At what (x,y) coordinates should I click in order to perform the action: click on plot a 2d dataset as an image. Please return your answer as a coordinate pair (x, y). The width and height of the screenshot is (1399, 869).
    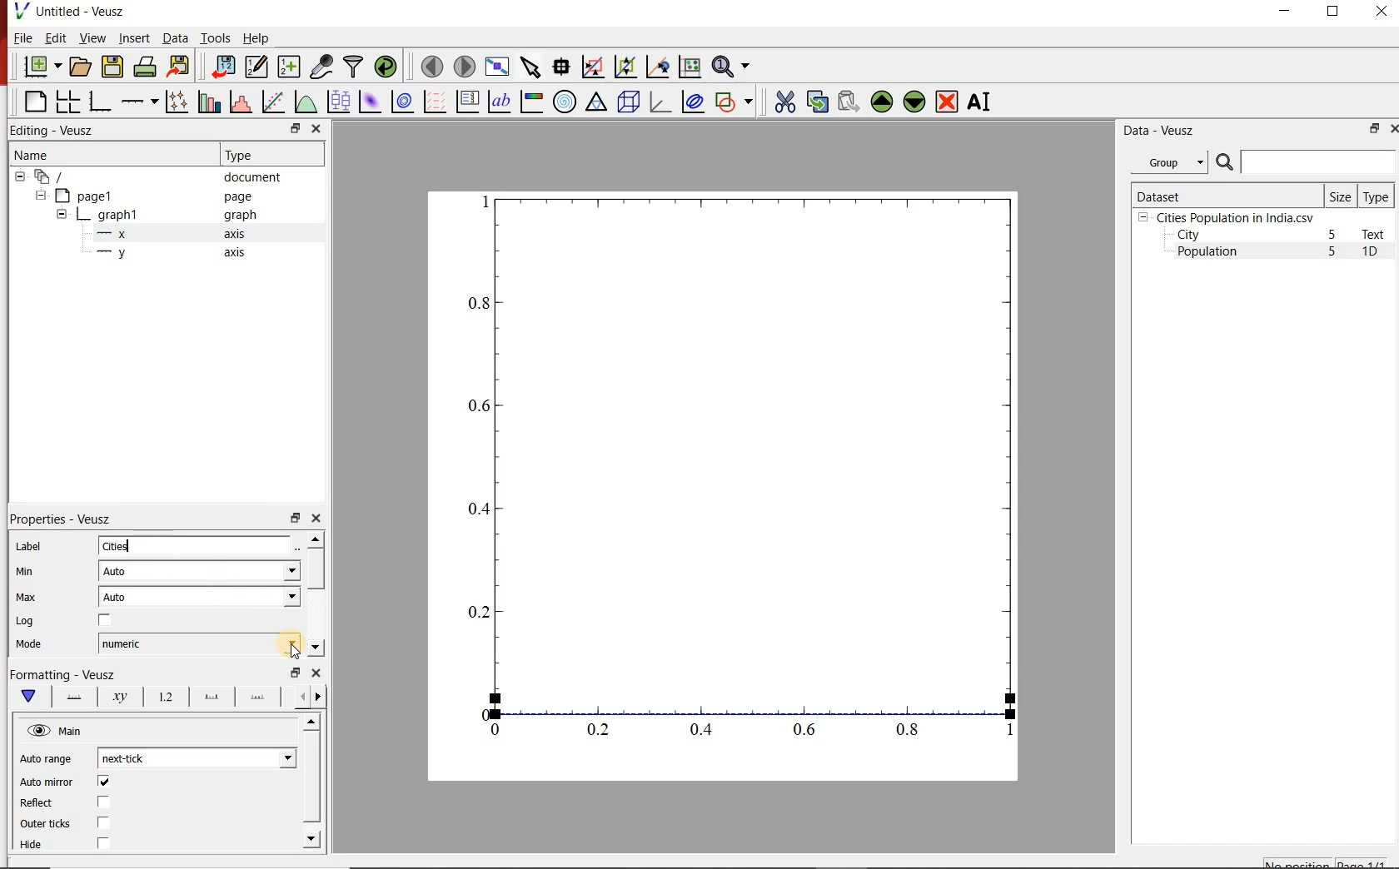
    Looking at the image, I should click on (368, 100).